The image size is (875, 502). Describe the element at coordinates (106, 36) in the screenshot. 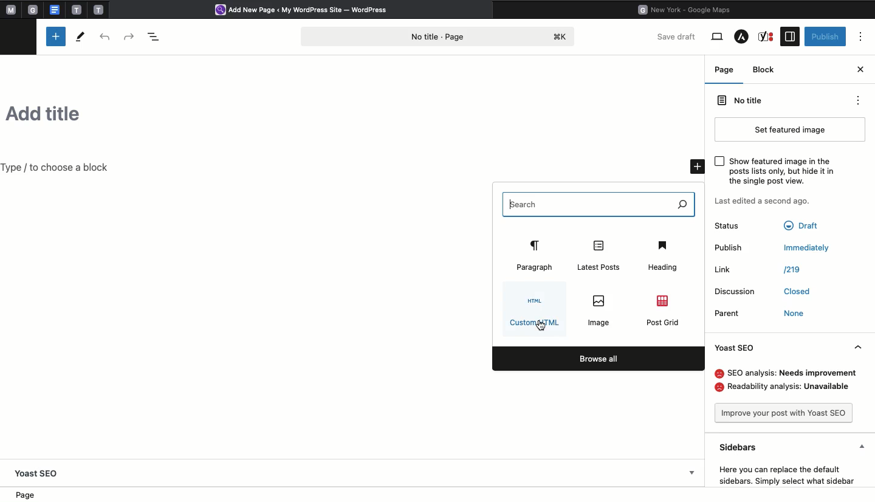

I see `Undo` at that location.